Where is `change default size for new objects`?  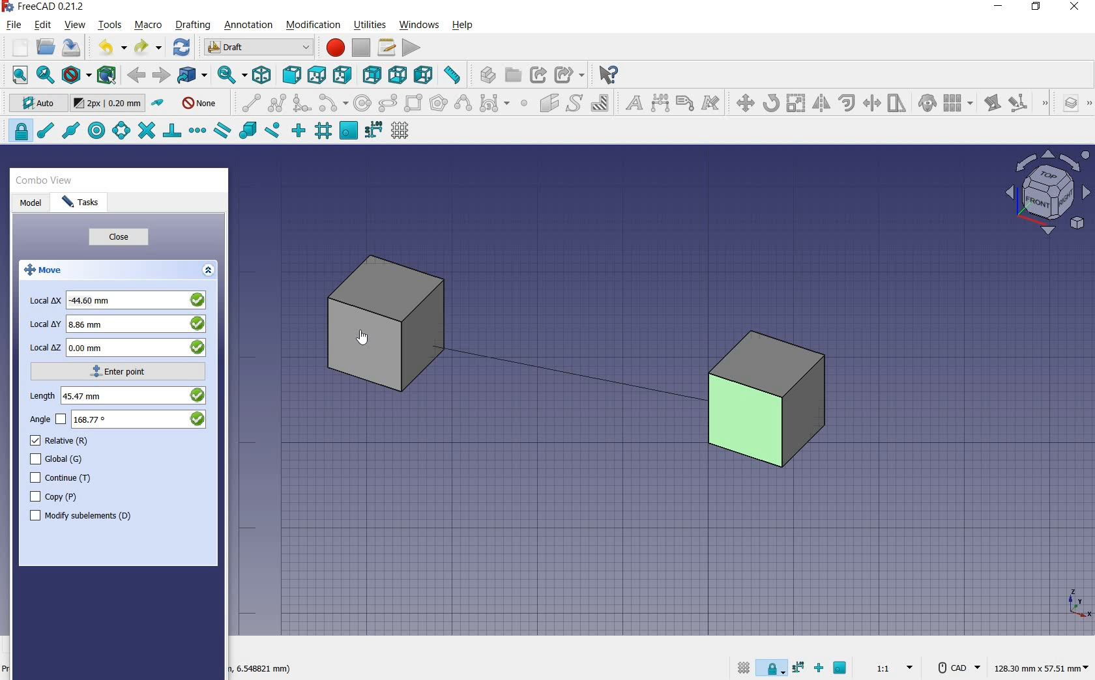 change default size for new objects is located at coordinates (108, 104).